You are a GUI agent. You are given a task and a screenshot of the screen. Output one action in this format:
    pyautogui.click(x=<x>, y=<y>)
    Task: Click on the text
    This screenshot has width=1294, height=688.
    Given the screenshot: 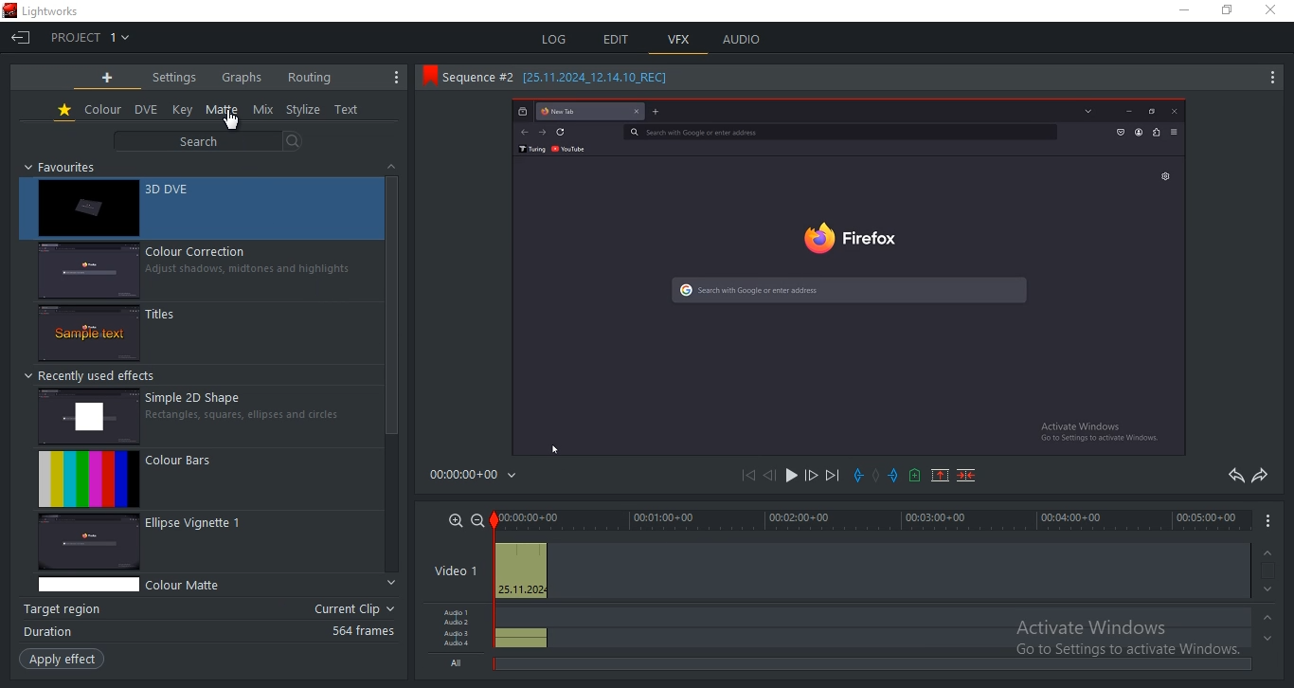 What is the action you would take?
    pyautogui.click(x=348, y=111)
    